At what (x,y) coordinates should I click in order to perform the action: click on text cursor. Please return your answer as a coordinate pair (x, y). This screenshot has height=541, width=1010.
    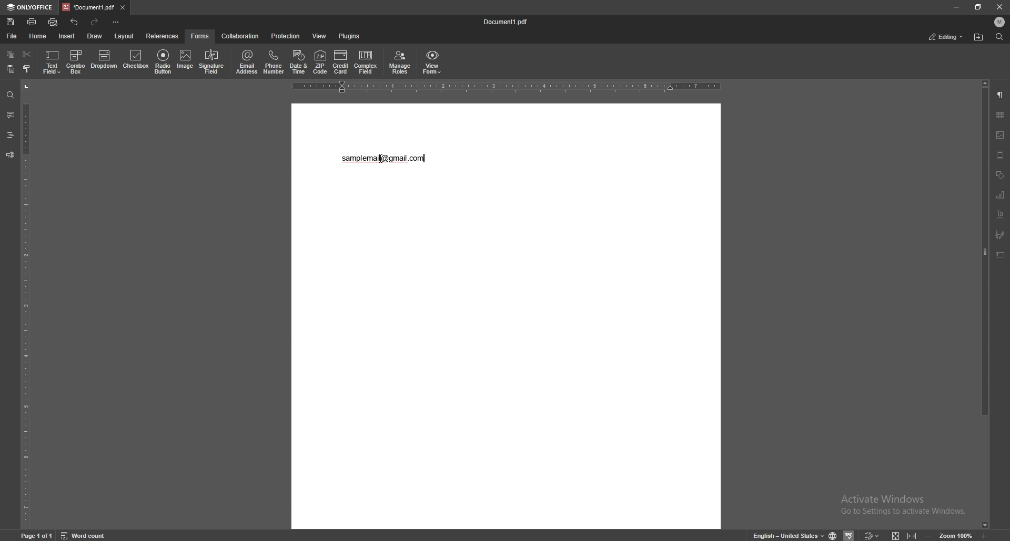
    Looking at the image, I should click on (383, 158).